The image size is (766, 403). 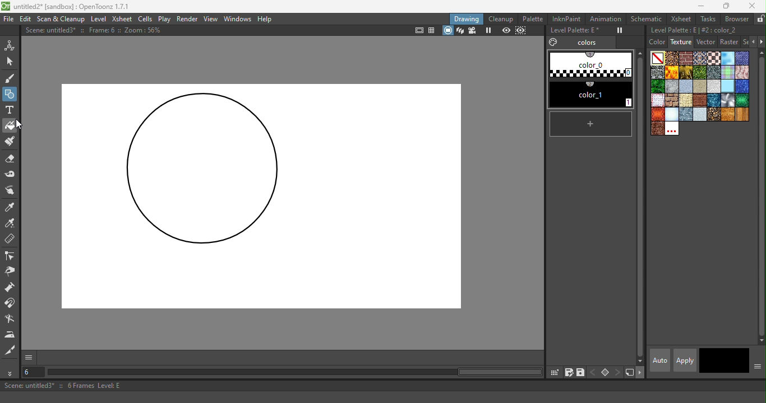 What do you see at coordinates (728, 58) in the screenshot?
I see `Cloud.bmp` at bounding box center [728, 58].